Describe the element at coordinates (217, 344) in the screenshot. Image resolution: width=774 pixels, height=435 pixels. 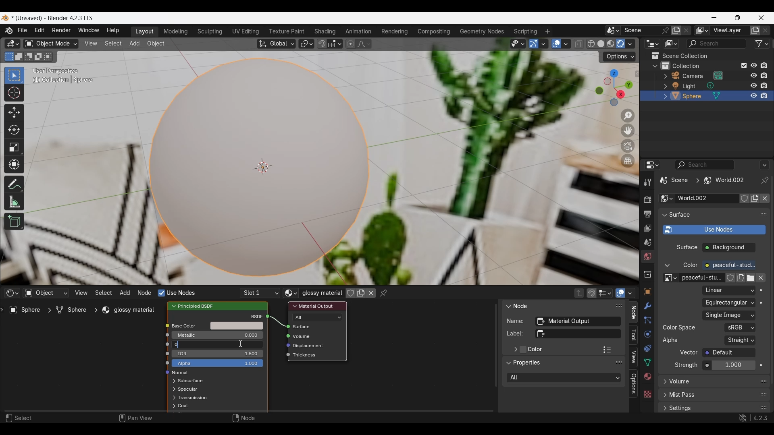
I see `Amount of roughness in base` at that location.